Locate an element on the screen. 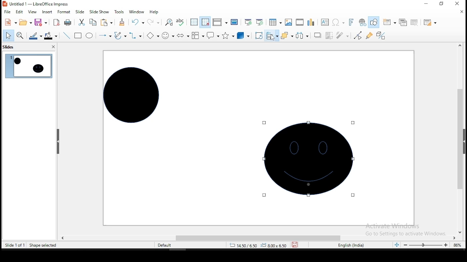  insert special characters is located at coordinates (339, 22).